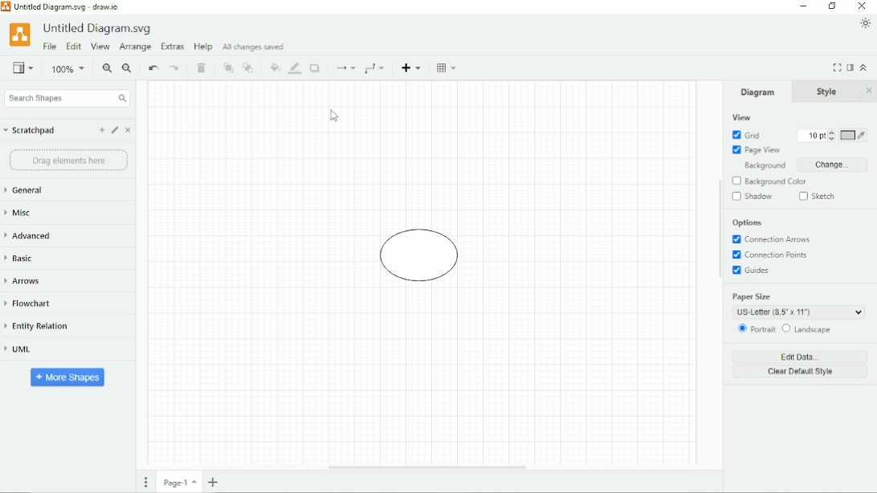  What do you see at coordinates (756, 149) in the screenshot?
I see `Page View` at bounding box center [756, 149].